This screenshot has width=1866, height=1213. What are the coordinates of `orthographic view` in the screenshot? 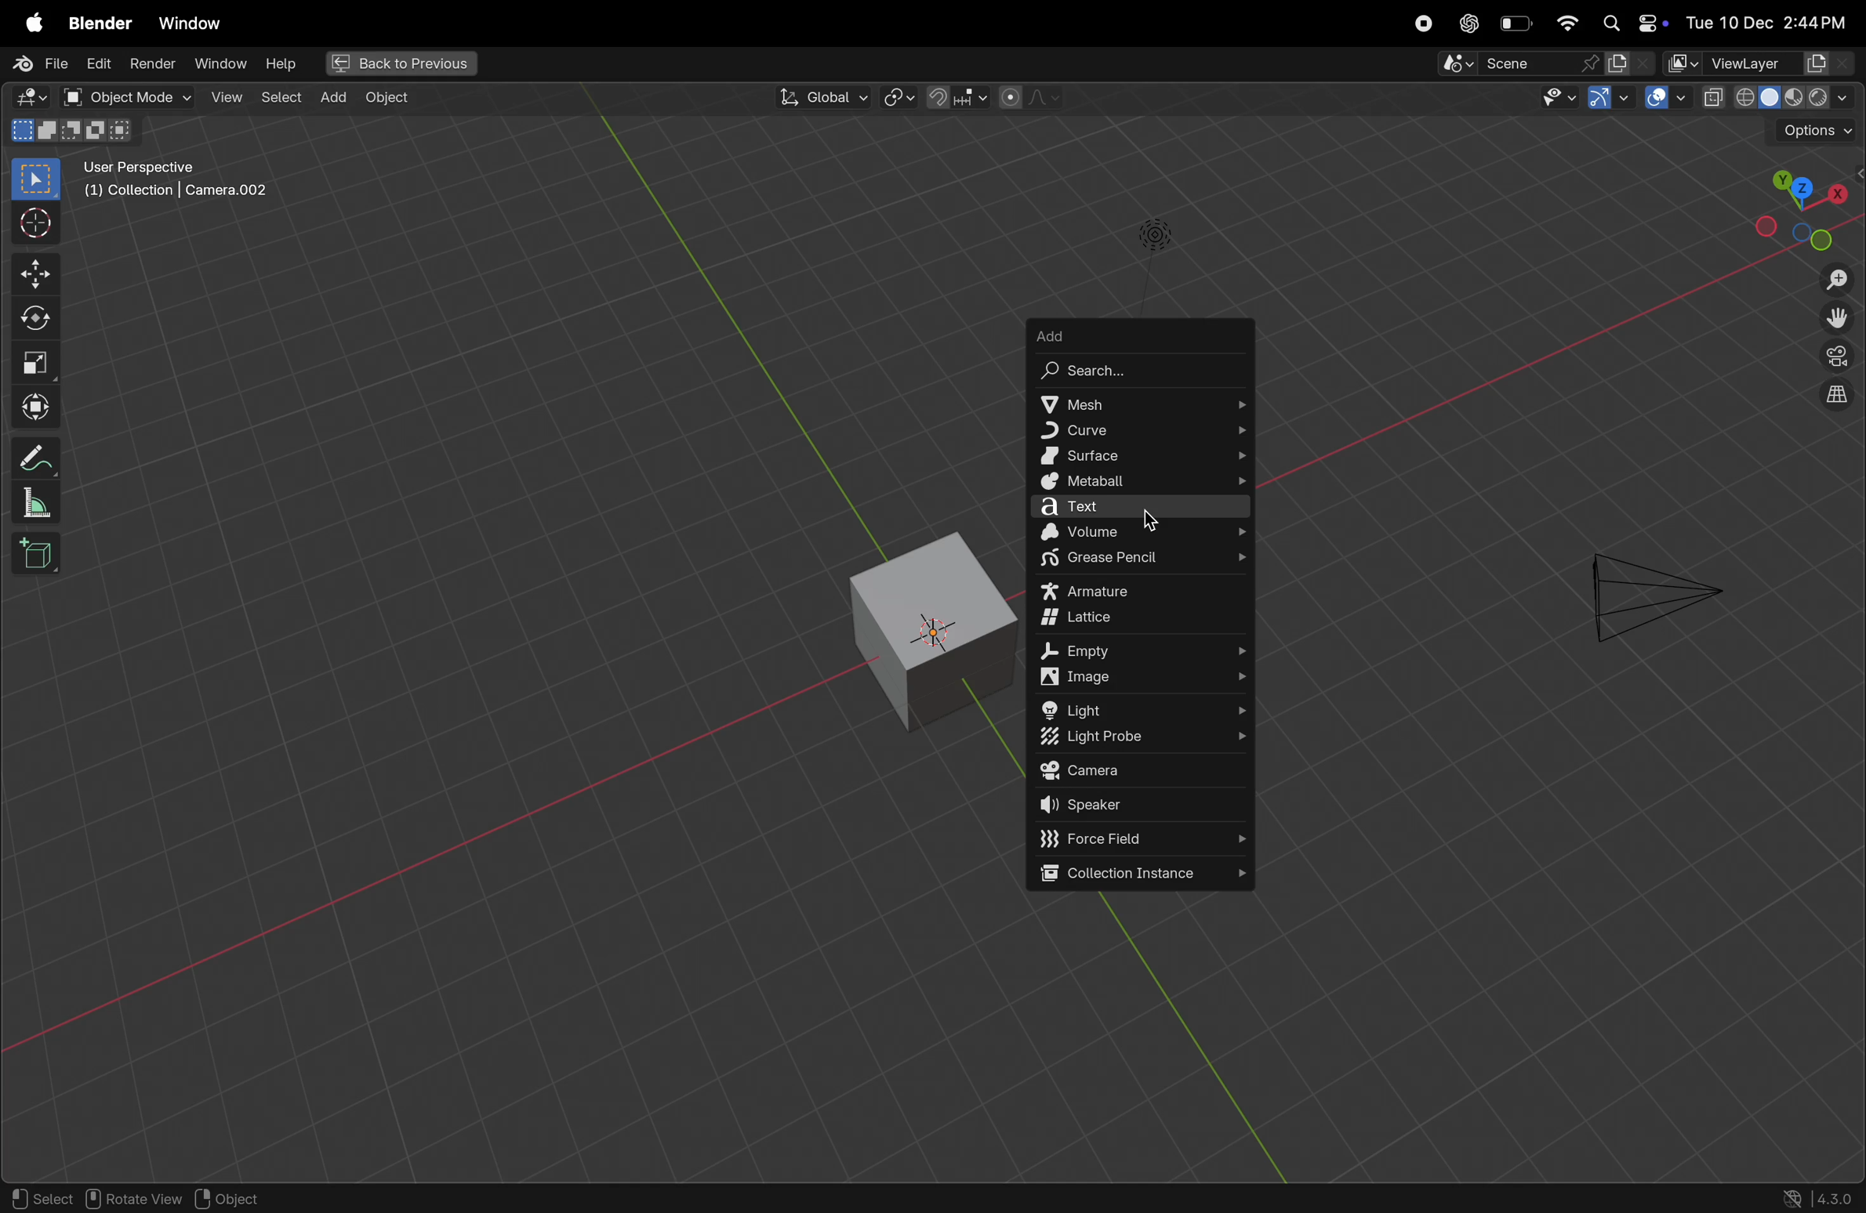 It's located at (1837, 396).